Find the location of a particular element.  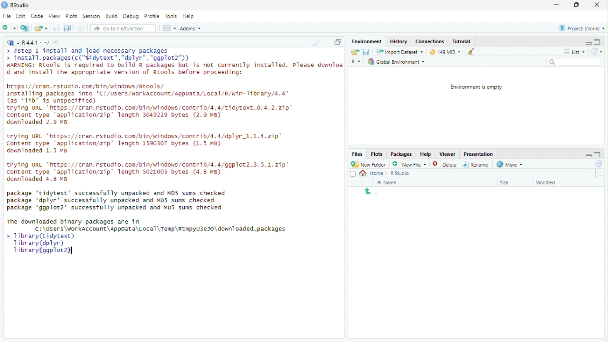

Open is located at coordinates (355, 52).